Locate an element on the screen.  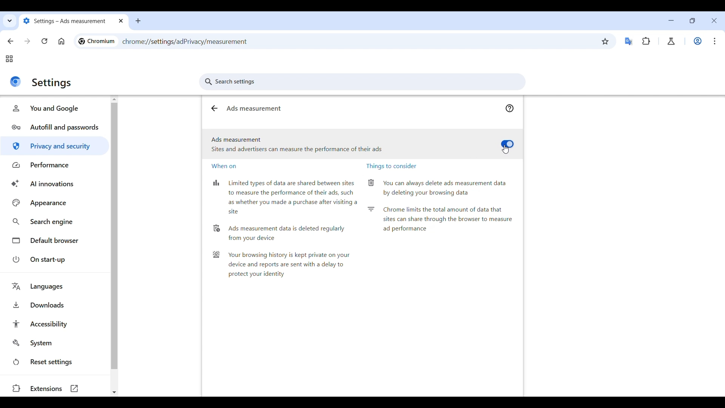
search settings is located at coordinates (366, 83).